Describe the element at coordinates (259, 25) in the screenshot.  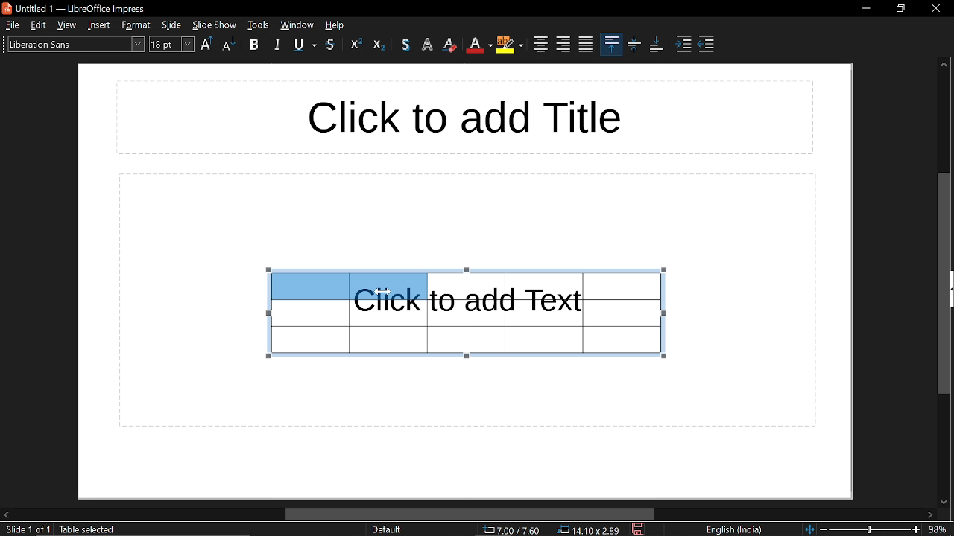
I see `window` at that location.